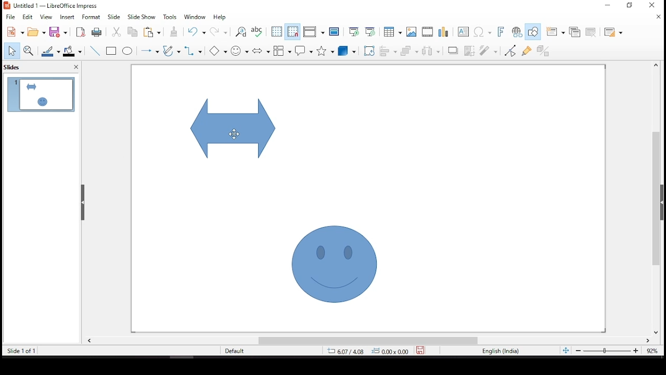 The height and width of the screenshot is (375, 666). I want to click on crop image, so click(467, 50).